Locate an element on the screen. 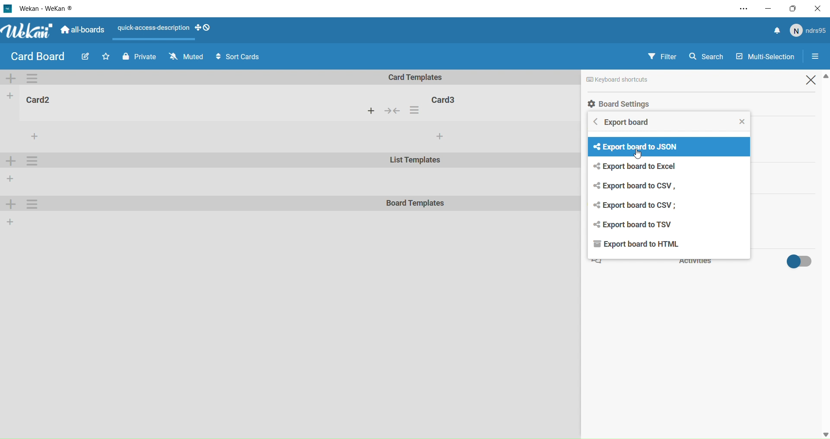  Export HTML is located at coordinates (633, 245).